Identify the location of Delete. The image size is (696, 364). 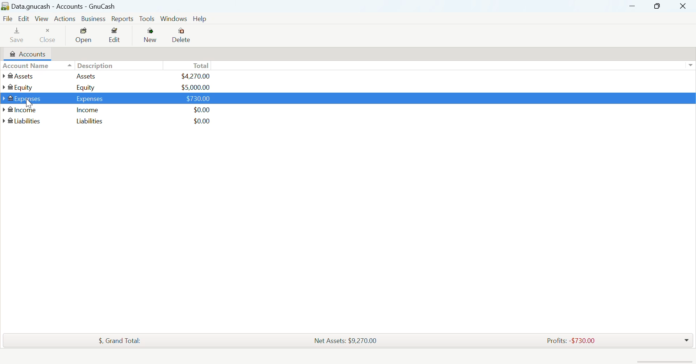
(182, 36).